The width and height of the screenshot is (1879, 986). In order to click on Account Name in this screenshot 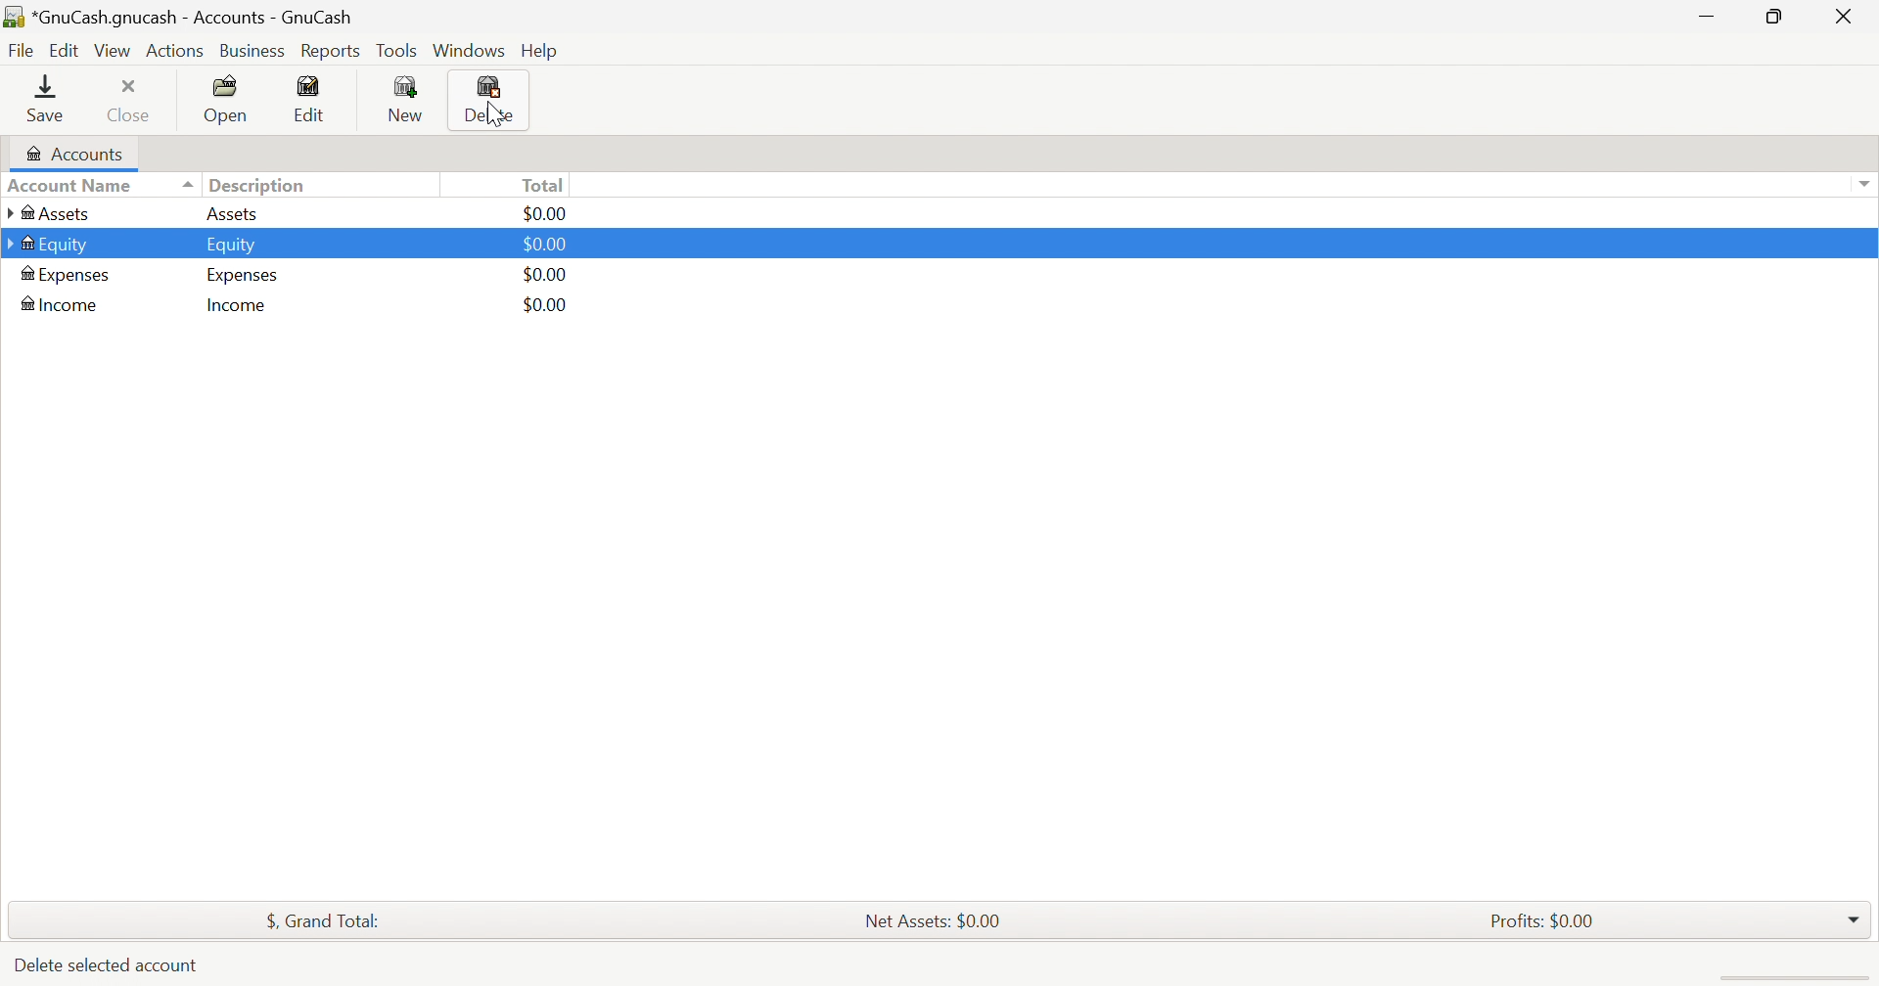, I will do `click(101, 186)`.